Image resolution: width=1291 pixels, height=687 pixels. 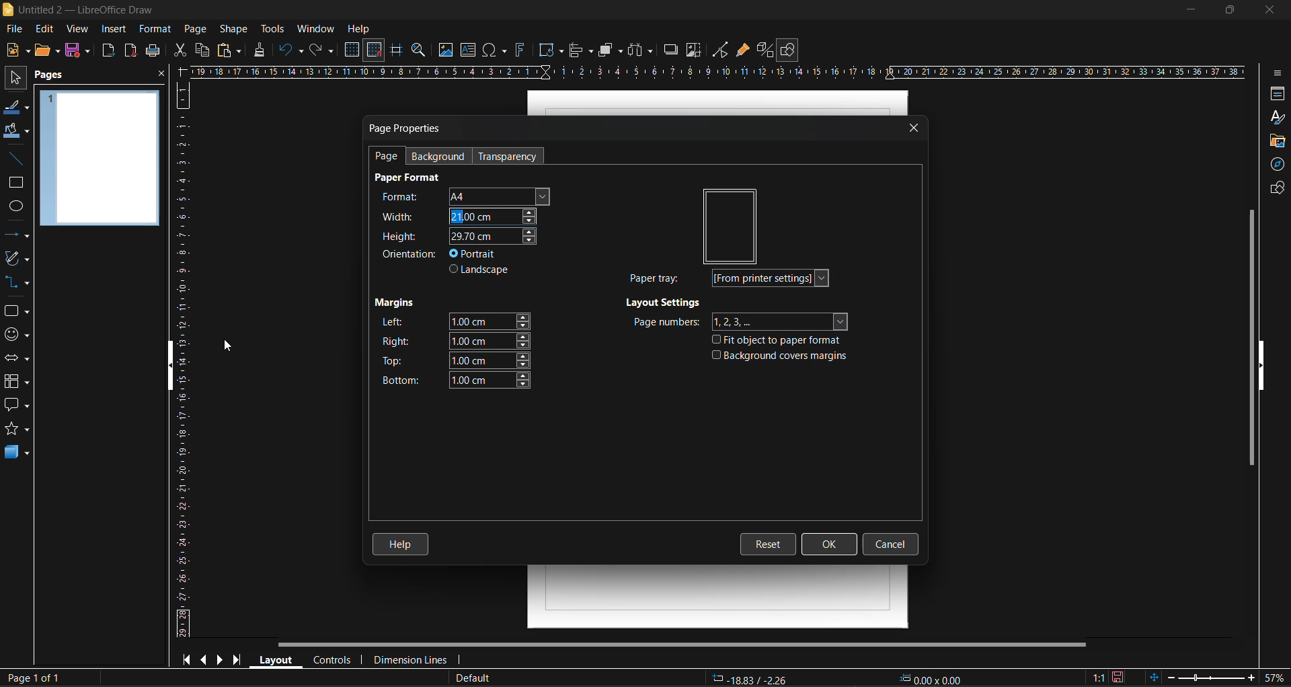 What do you see at coordinates (153, 28) in the screenshot?
I see `format` at bounding box center [153, 28].